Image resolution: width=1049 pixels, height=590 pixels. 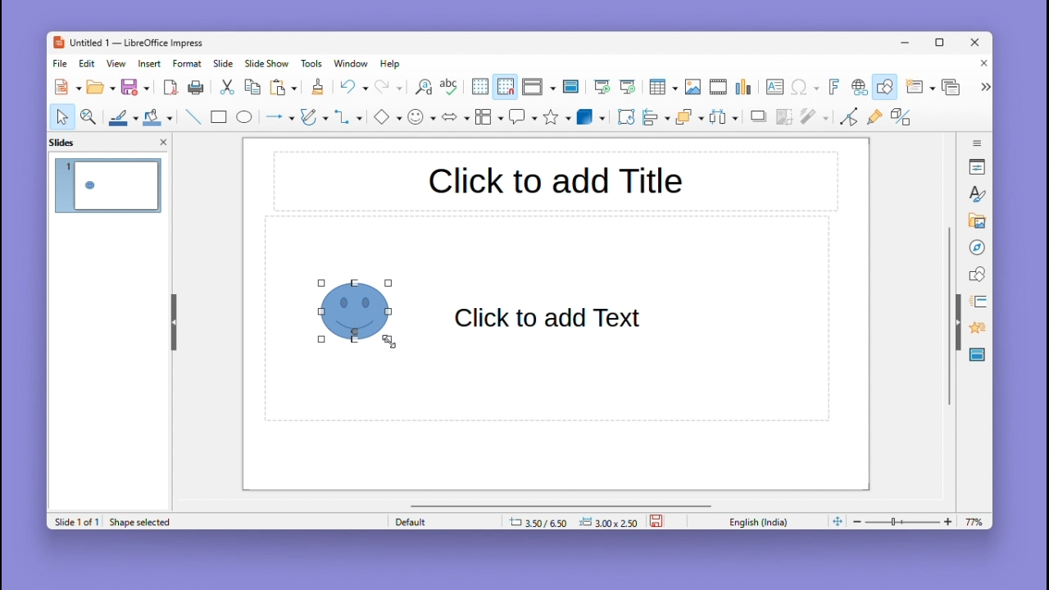 What do you see at coordinates (314, 119) in the screenshot?
I see `pencil` at bounding box center [314, 119].